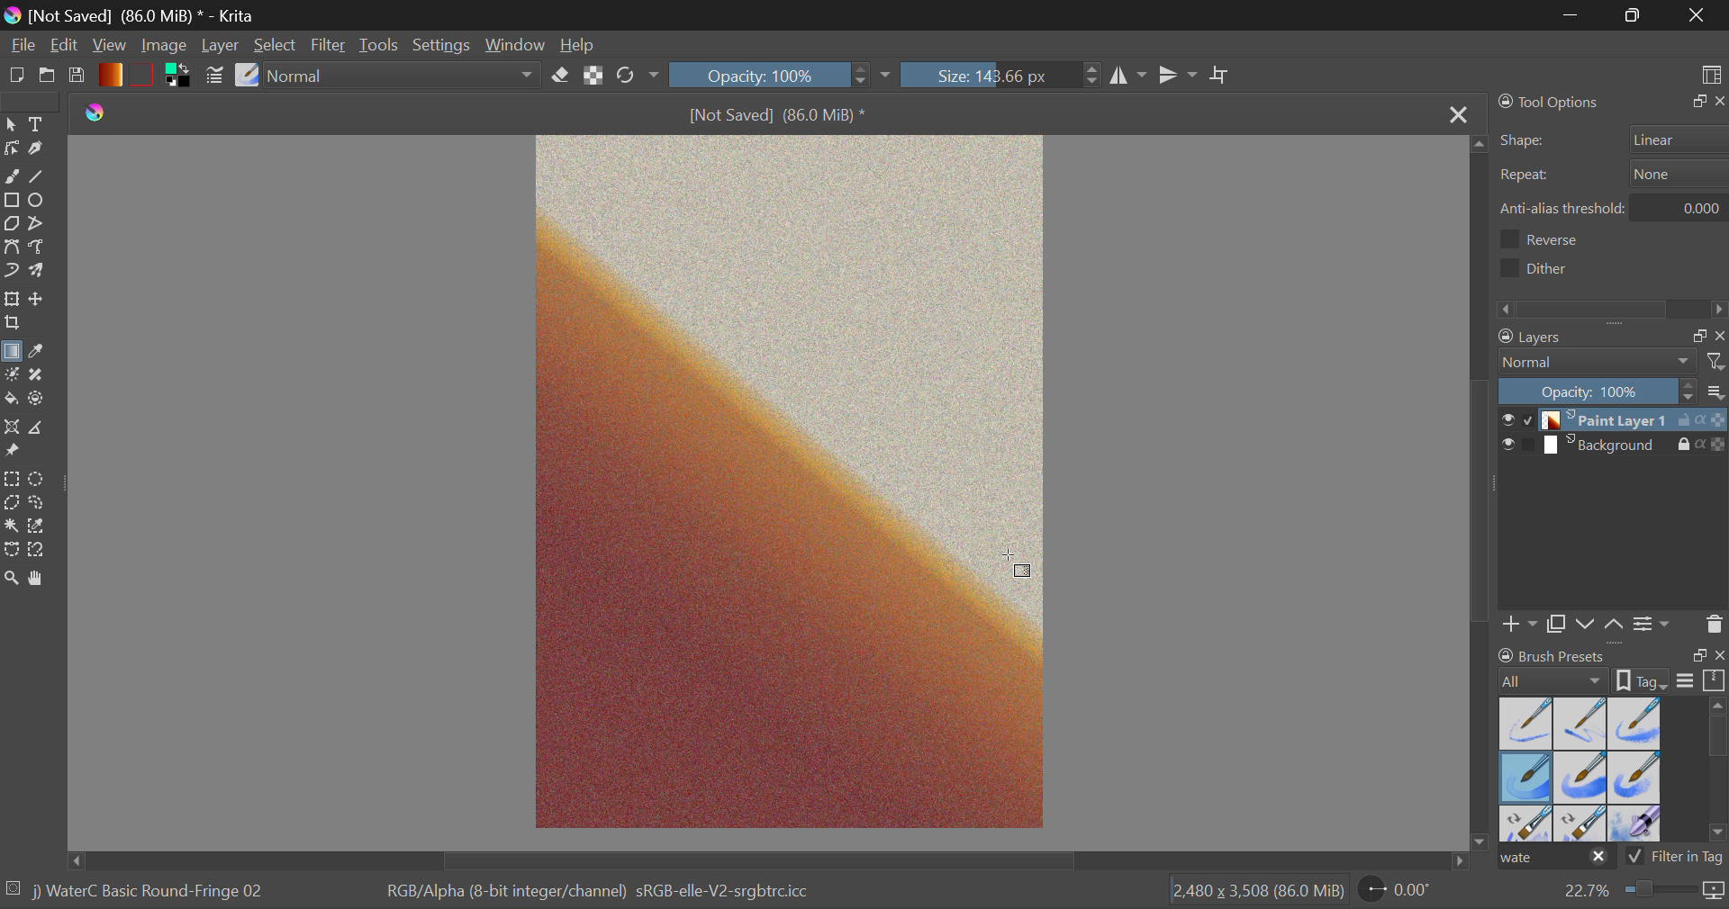 This screenshot has width=1729, height=909. Describe the element at coordinates (1654, 622) in the screenshot. I see `settings` at that location.